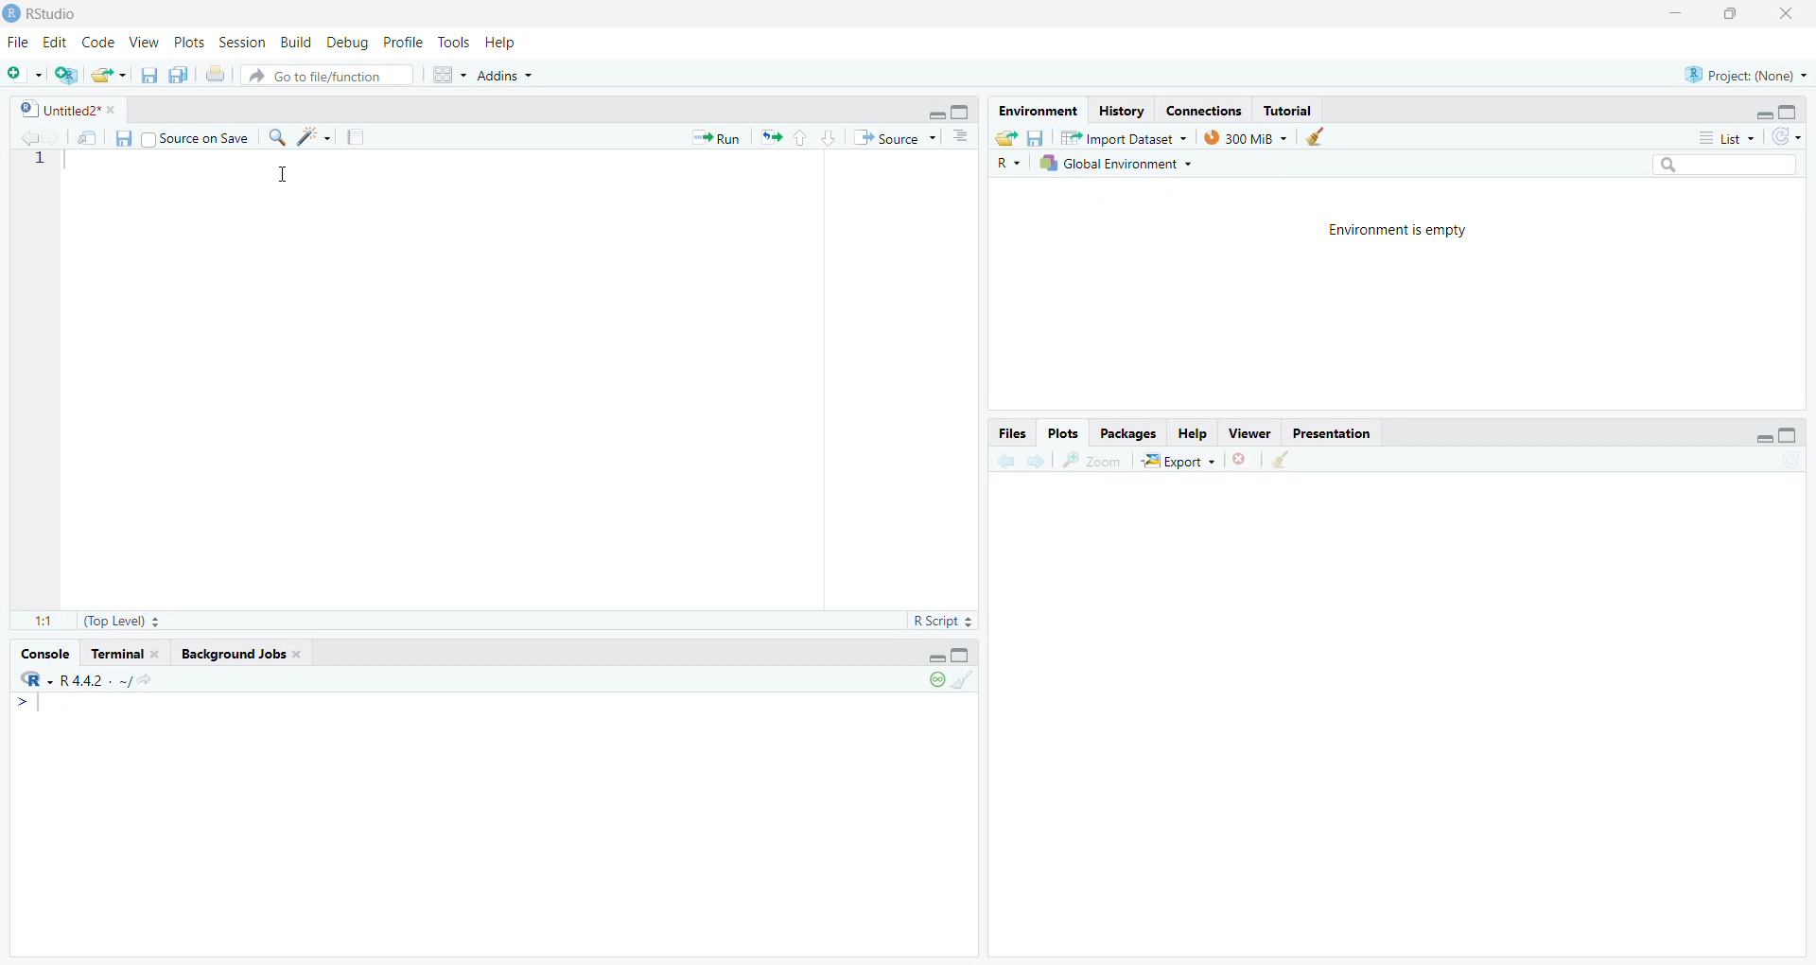 This screenshot has width=1816, height=965. What do you see at coordinates (718, 139) in the screenshot?
I see ` Run` at bounding box center [718, 139].